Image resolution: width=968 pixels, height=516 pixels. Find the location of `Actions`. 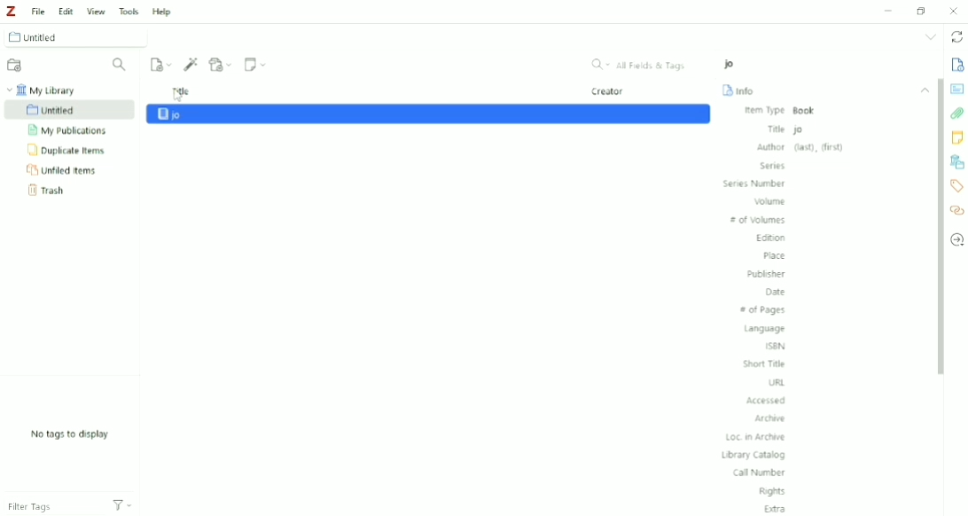

Actions is located at coordinates (129, 504).